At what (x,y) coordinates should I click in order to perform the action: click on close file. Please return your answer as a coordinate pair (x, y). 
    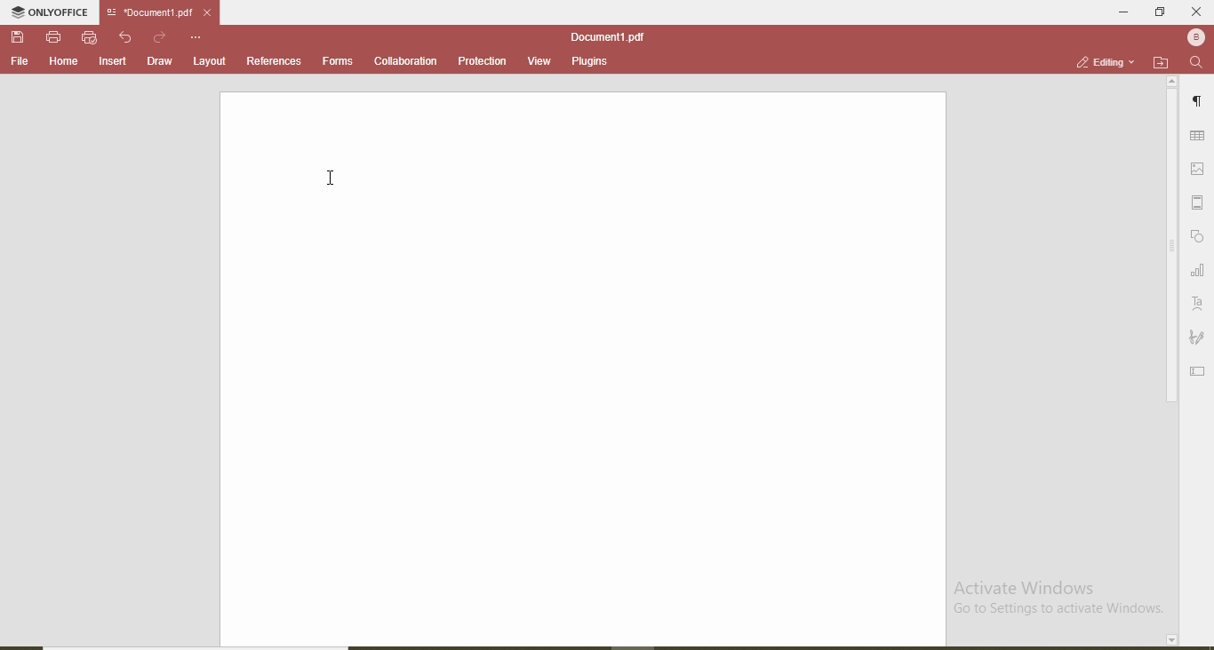
    Looking at the image, I should click on (213, 12).